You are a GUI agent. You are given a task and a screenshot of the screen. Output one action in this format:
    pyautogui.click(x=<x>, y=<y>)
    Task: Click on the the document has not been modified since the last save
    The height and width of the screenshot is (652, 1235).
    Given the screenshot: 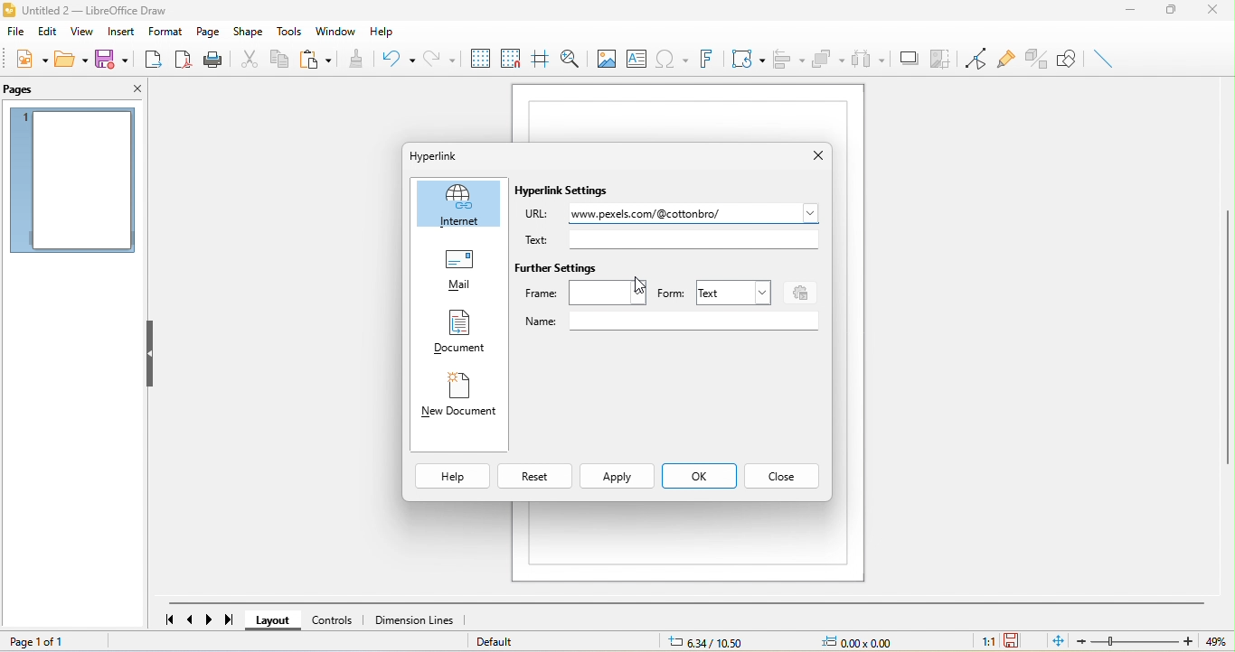 What is the action you would take?
    pyautogui.click(x=1023, y=642)
    